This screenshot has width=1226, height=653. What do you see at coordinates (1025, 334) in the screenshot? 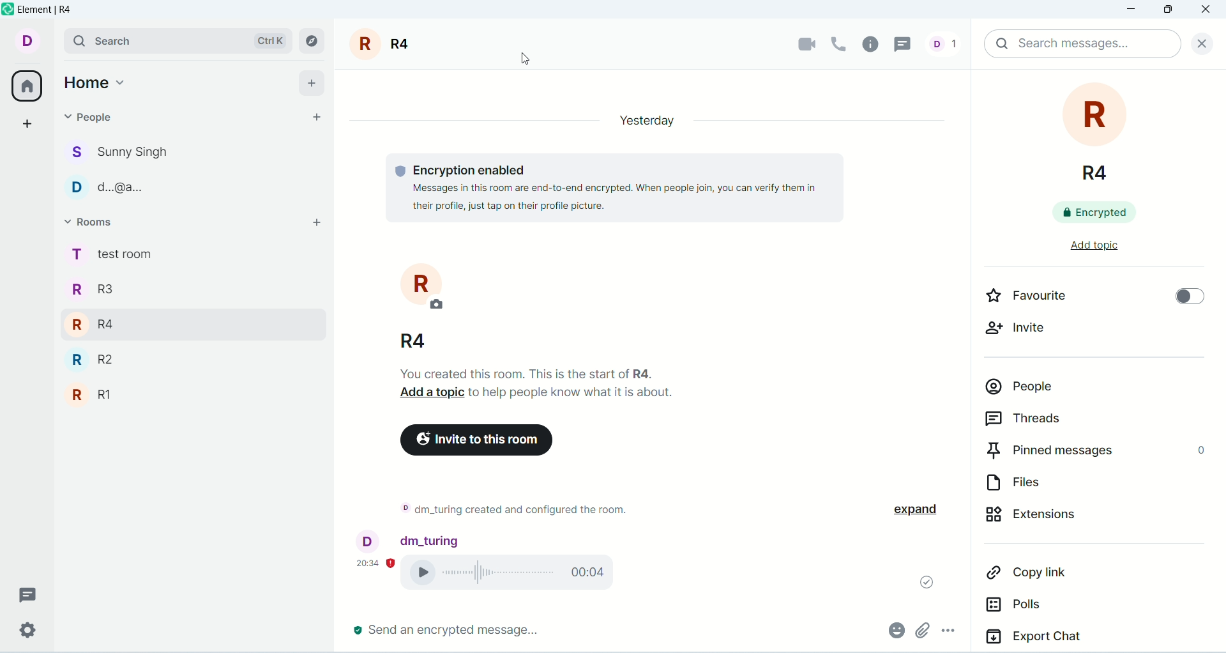
I see `invite` at bounding box center [1025, 334].